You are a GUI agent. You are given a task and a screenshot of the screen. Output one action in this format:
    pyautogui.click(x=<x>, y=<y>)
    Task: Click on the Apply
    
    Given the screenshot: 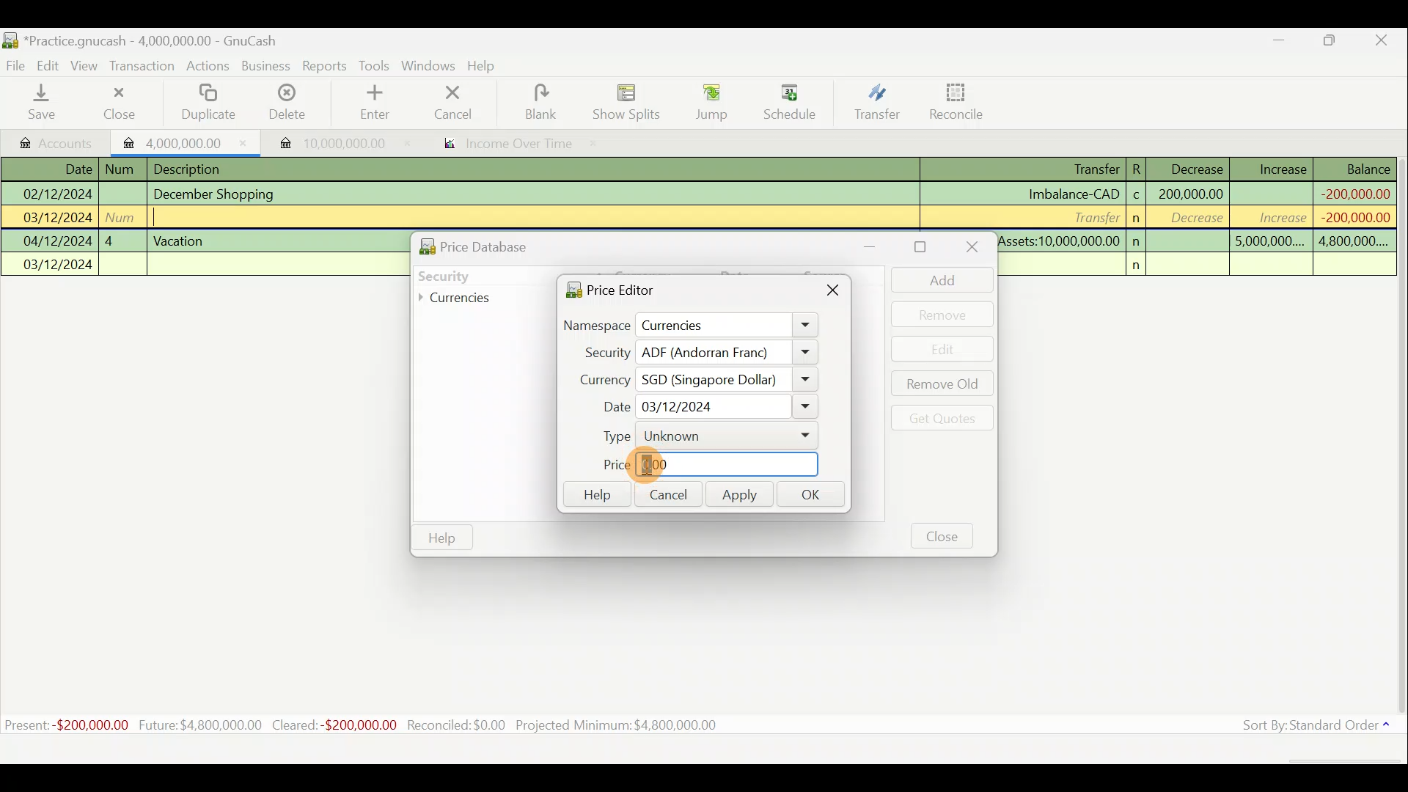 What is the action you would take?
    pyautogui.click(x=740, y=496)
    